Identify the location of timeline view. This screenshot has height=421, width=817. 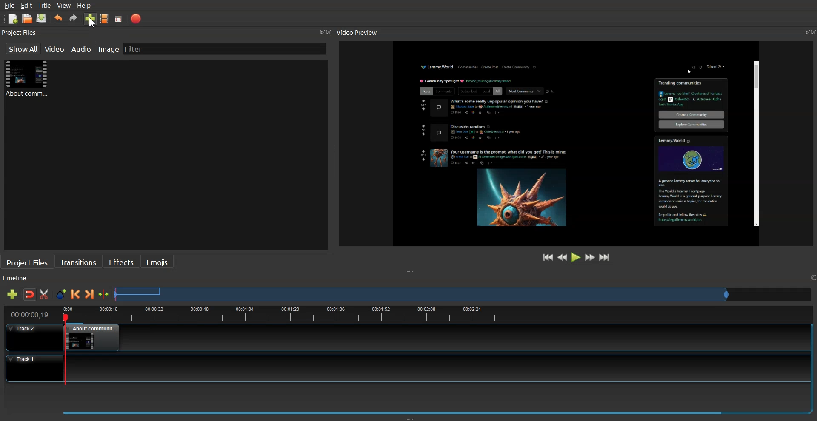
(404, 313).